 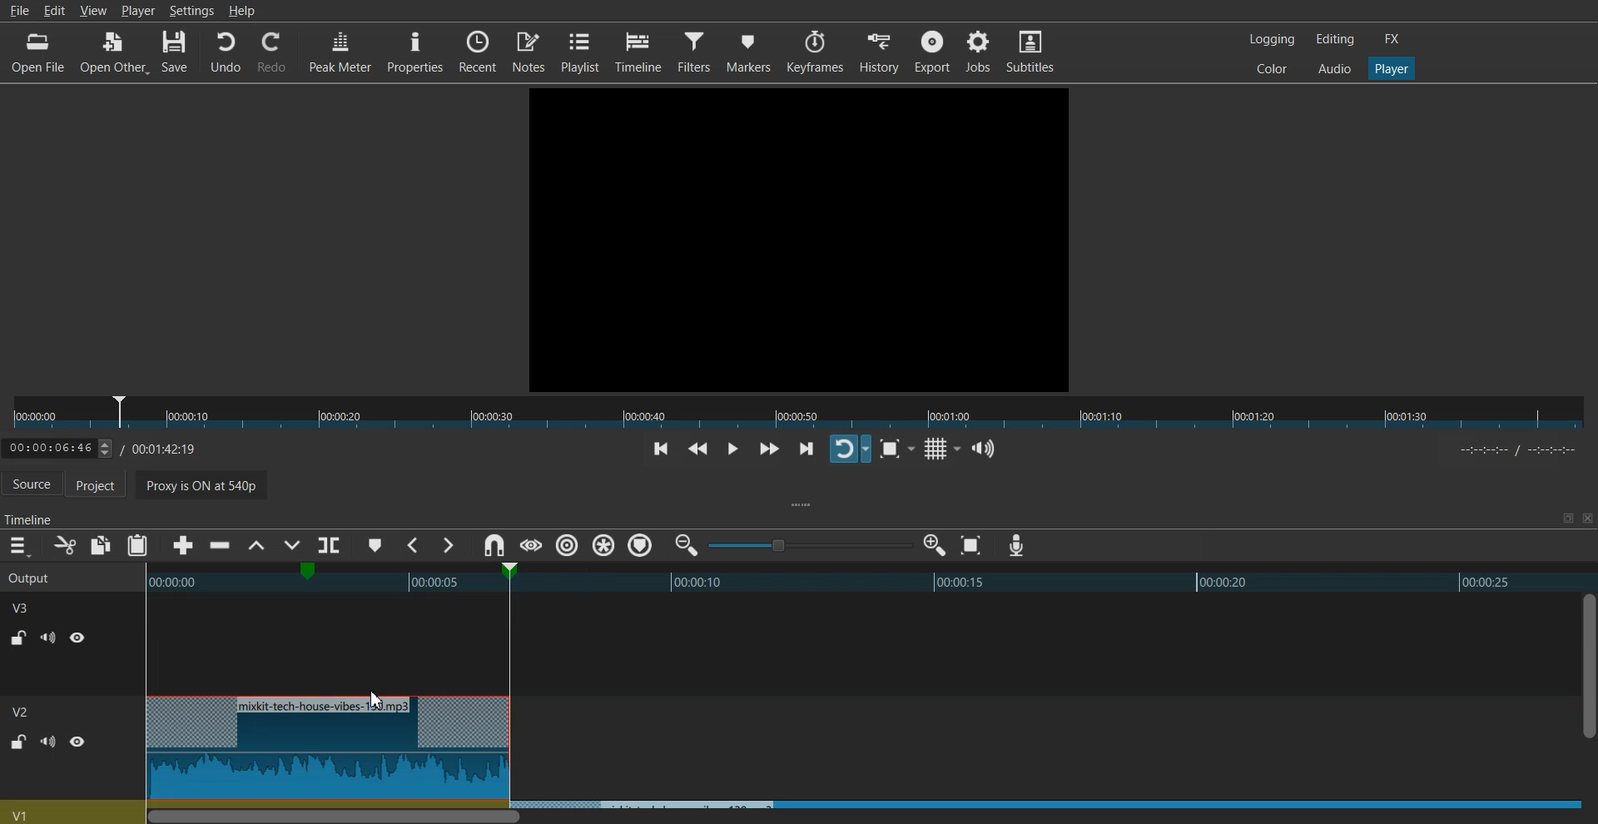 I want to click on Jobs, so click(x=977, y=50).